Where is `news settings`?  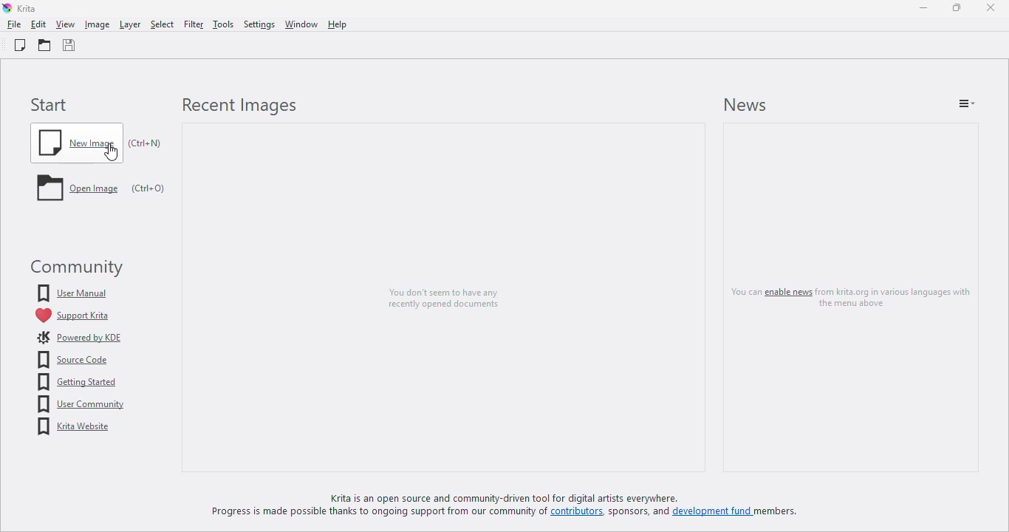
news settings is located at coordinates (967, 103).